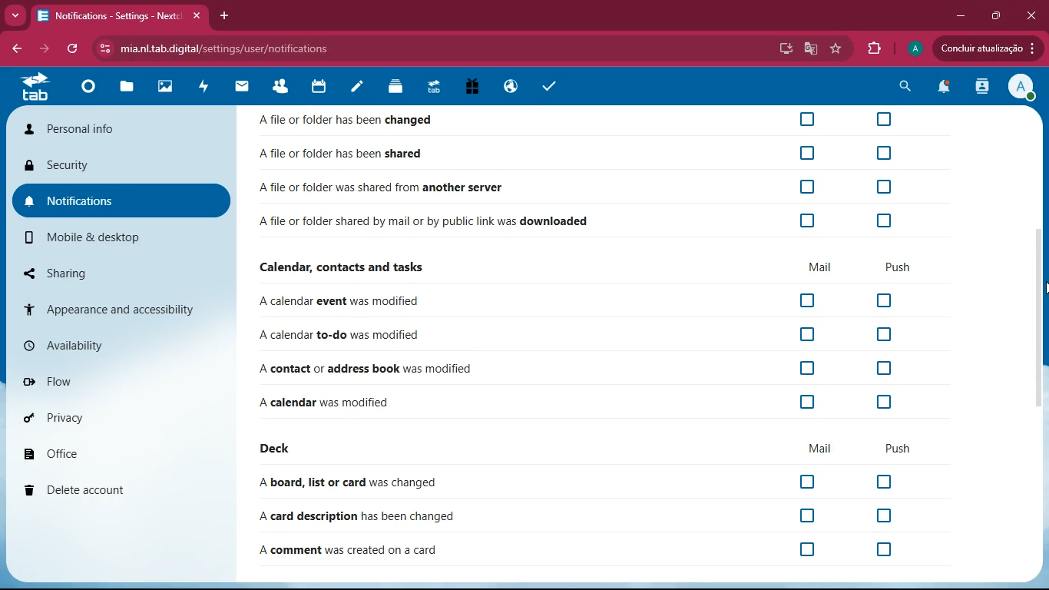  What do you see at coordinates (887, 336) in the screenshot?
I see `off` at bounding box center [887, 336].